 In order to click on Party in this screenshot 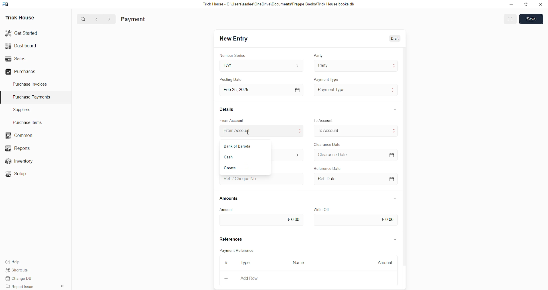, I will do `click(323, 65)`.